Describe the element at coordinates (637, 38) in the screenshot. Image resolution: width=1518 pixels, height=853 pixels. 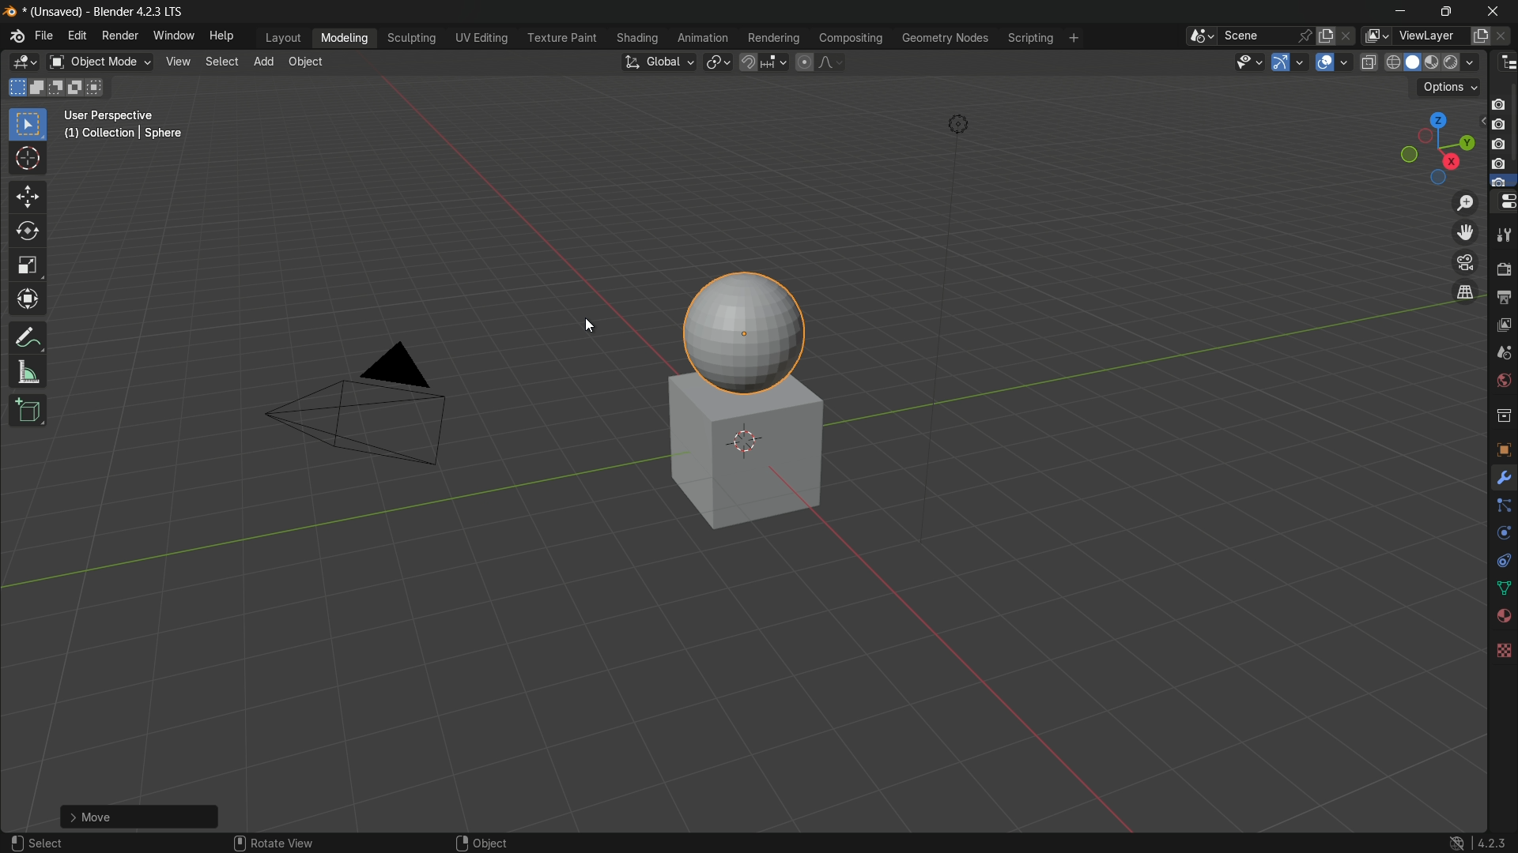
I see `shading menu` at that location.